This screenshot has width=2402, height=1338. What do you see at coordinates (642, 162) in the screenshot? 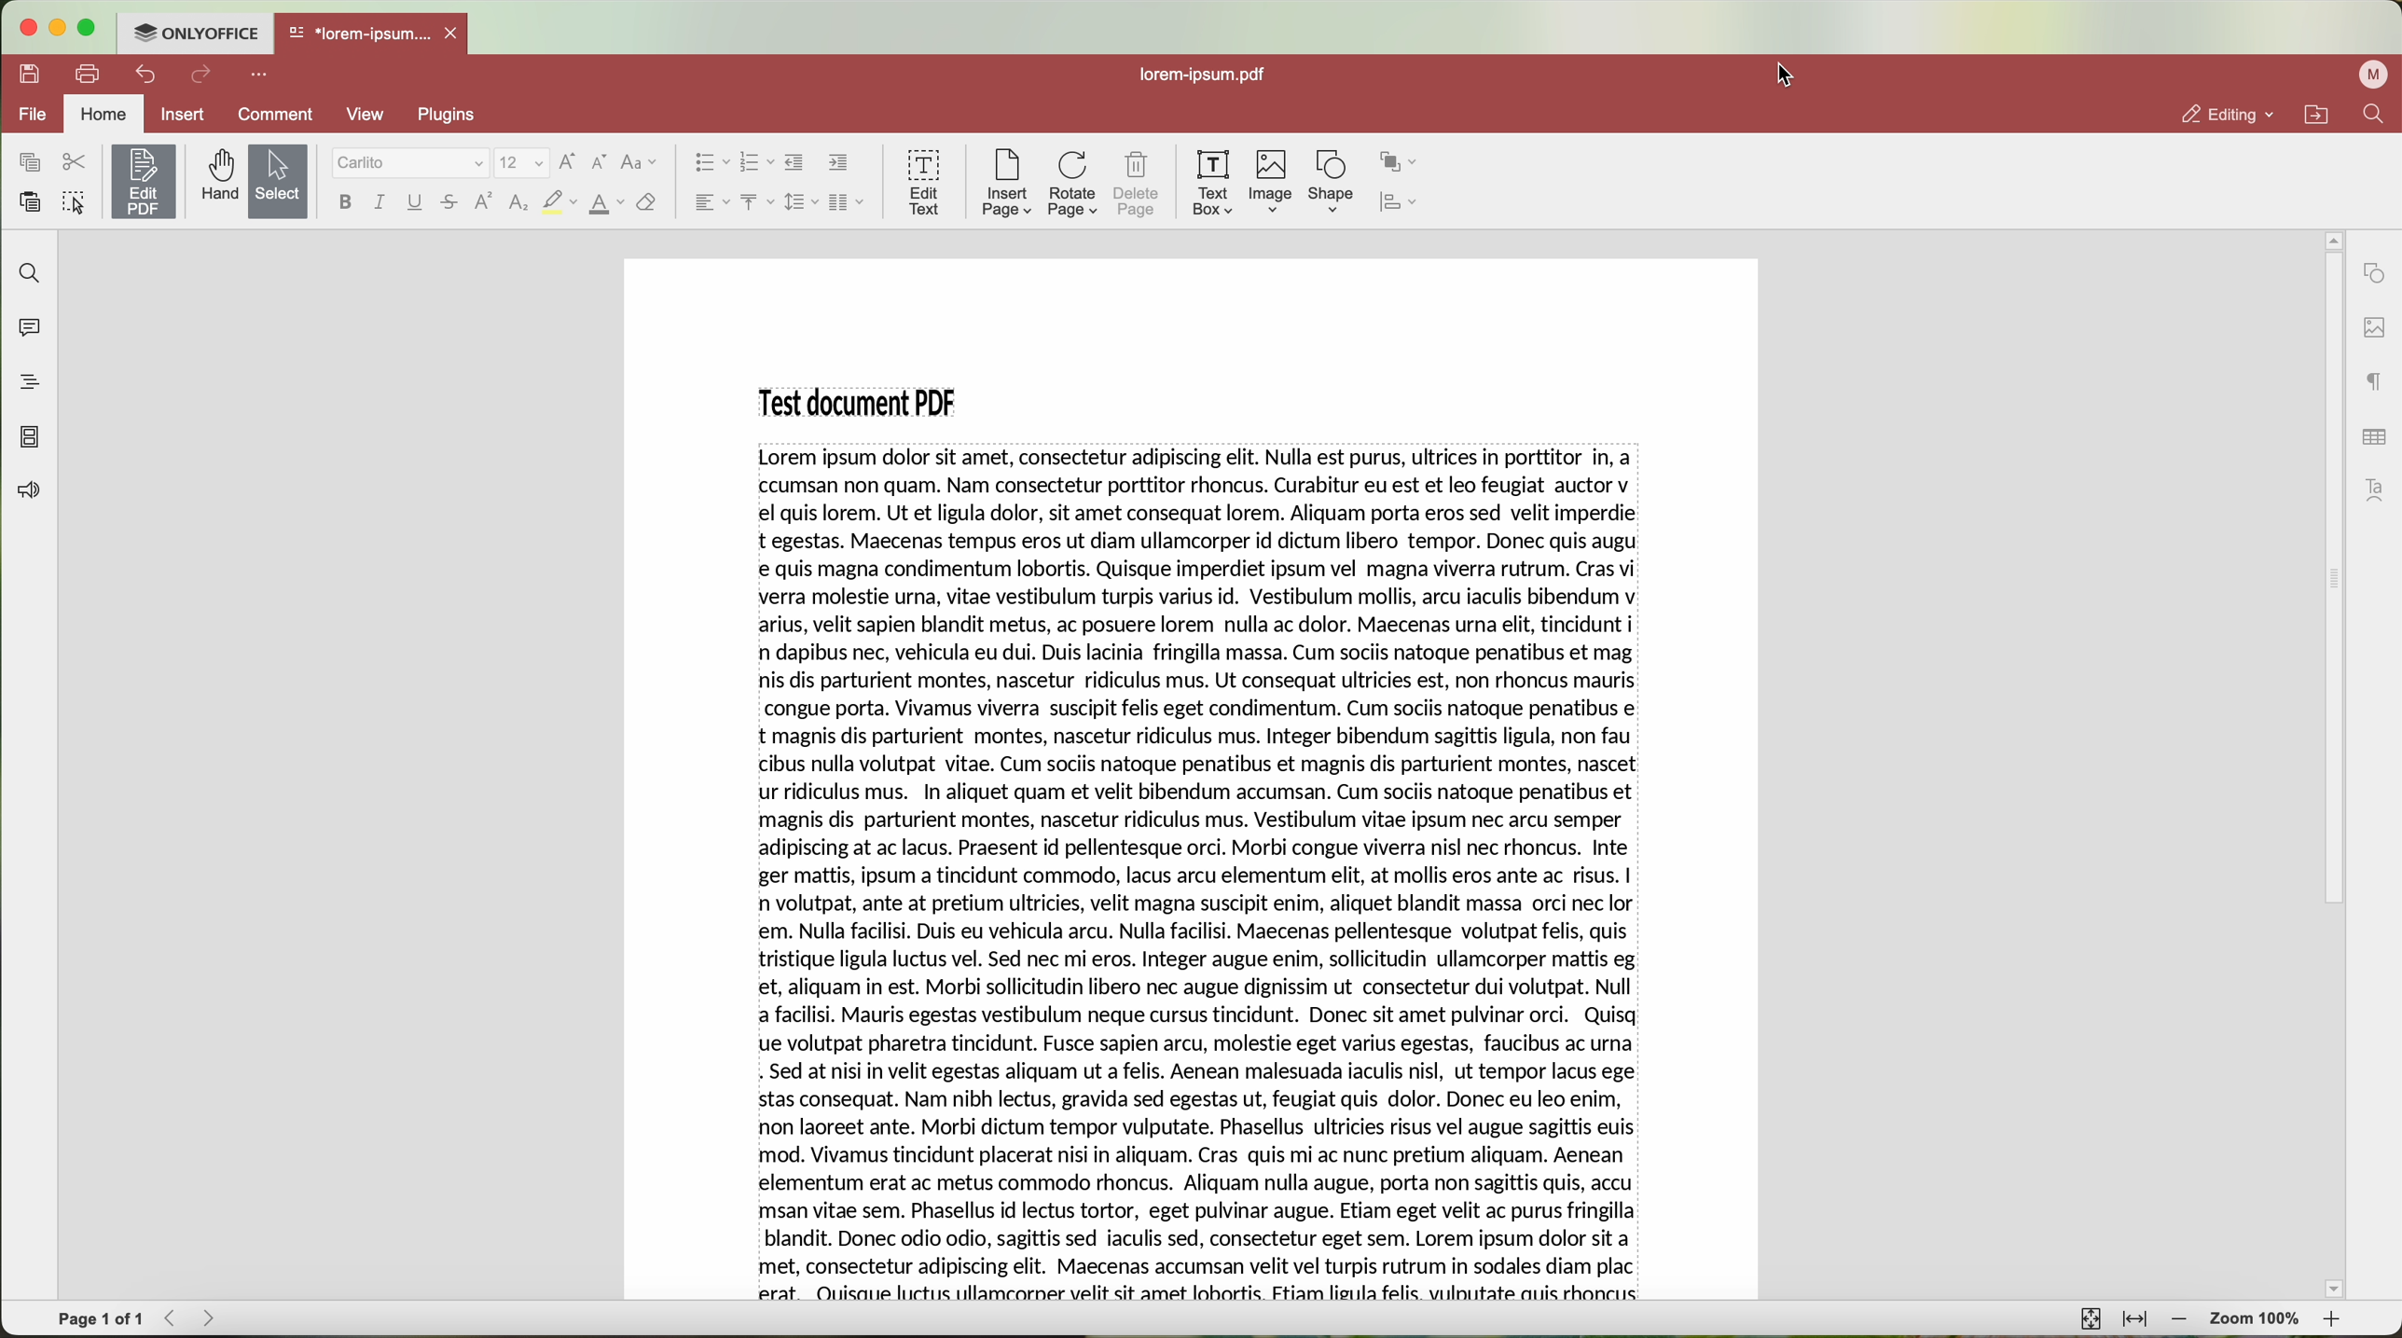
I see `change case` at bounding box center [642, 162].